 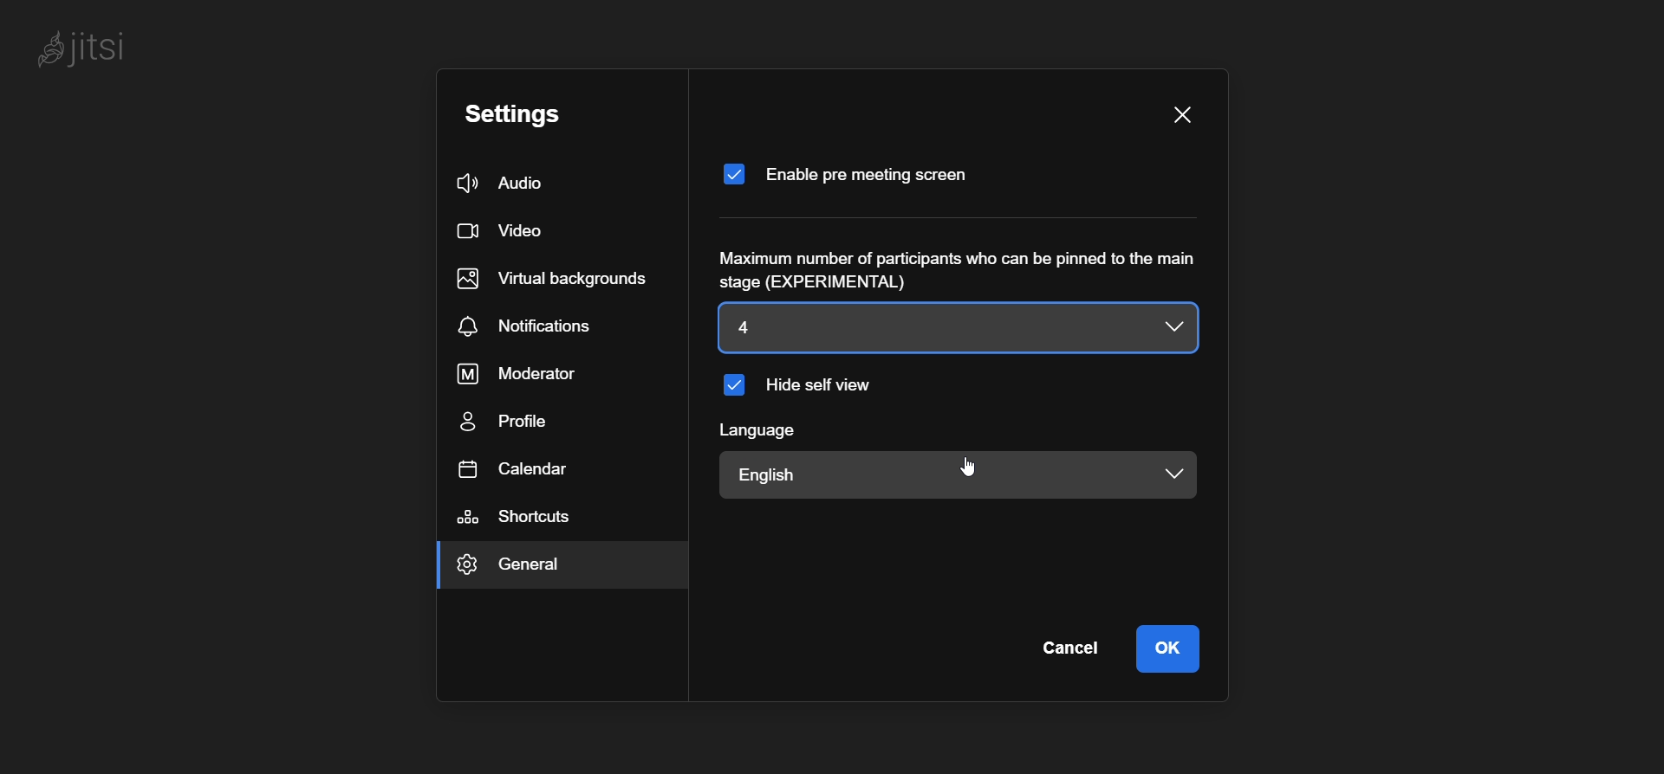 What do you see at coordinates (827, 475) in the screenshot?
I see `english` at bounding box center [827, 475].